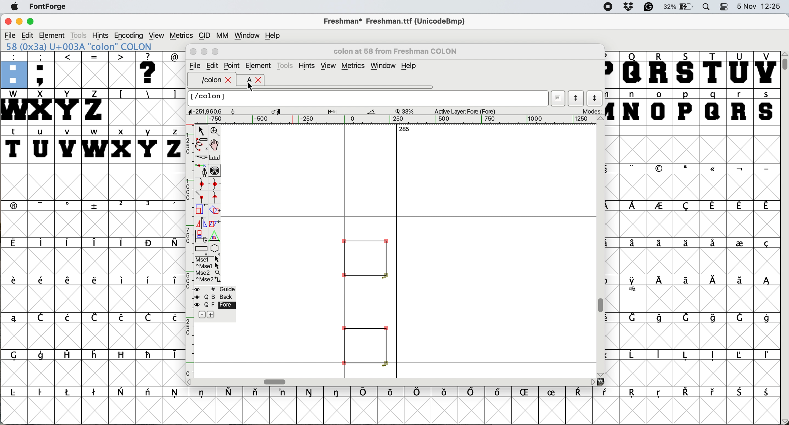 Image resolution: width=789 pixels, height=425 pixels. I want to click on symbol, so click(42, 394).